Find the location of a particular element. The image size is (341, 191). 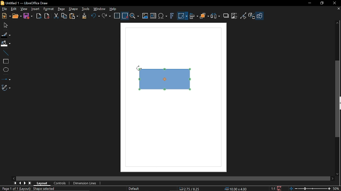

Dimension lines is located at coordinates (86, 184).